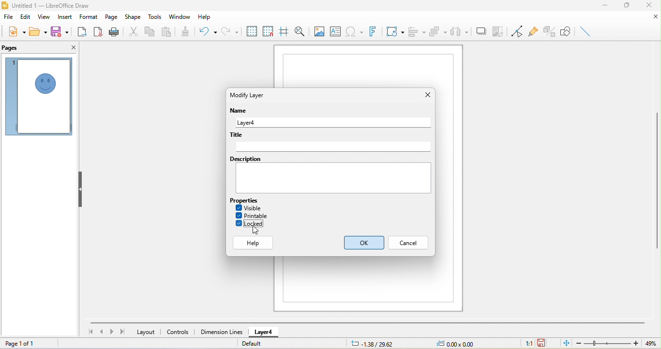 The image size is (661, 349). Describe the element at coordinates (149, 32) in the screenshot. I see `copy` at that location.